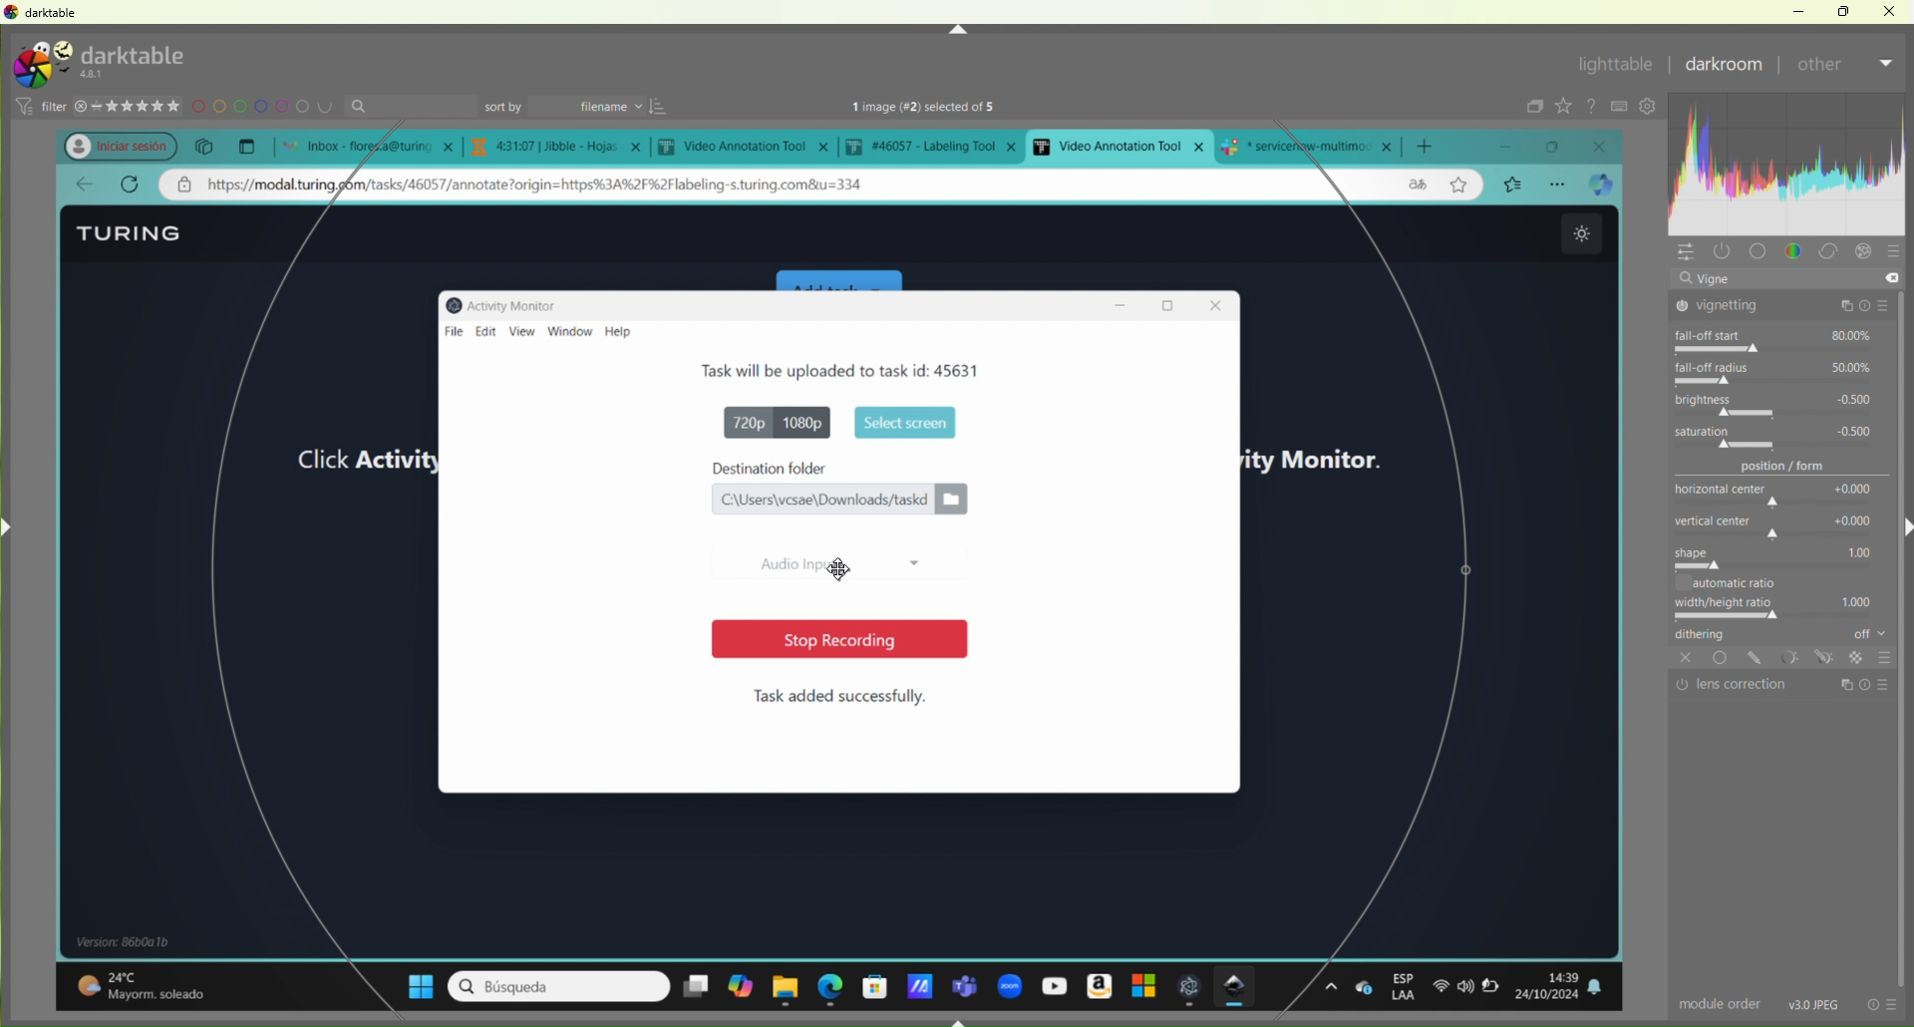  Describe the element at coordinates (346, 460) in the screenshot. I see `click activity` at that location.